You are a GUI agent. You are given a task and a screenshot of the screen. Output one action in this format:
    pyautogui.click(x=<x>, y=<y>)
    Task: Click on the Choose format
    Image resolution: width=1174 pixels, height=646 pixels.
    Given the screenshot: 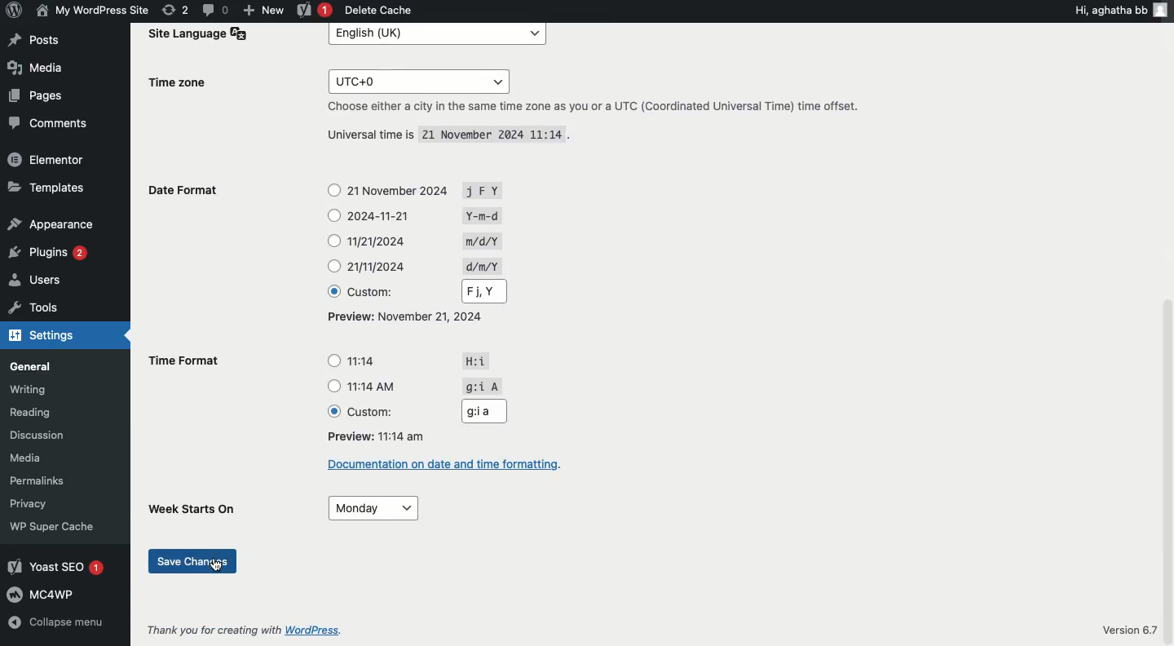 What is the action you would take?
    pyautogui.click(x=333, y=383)
    